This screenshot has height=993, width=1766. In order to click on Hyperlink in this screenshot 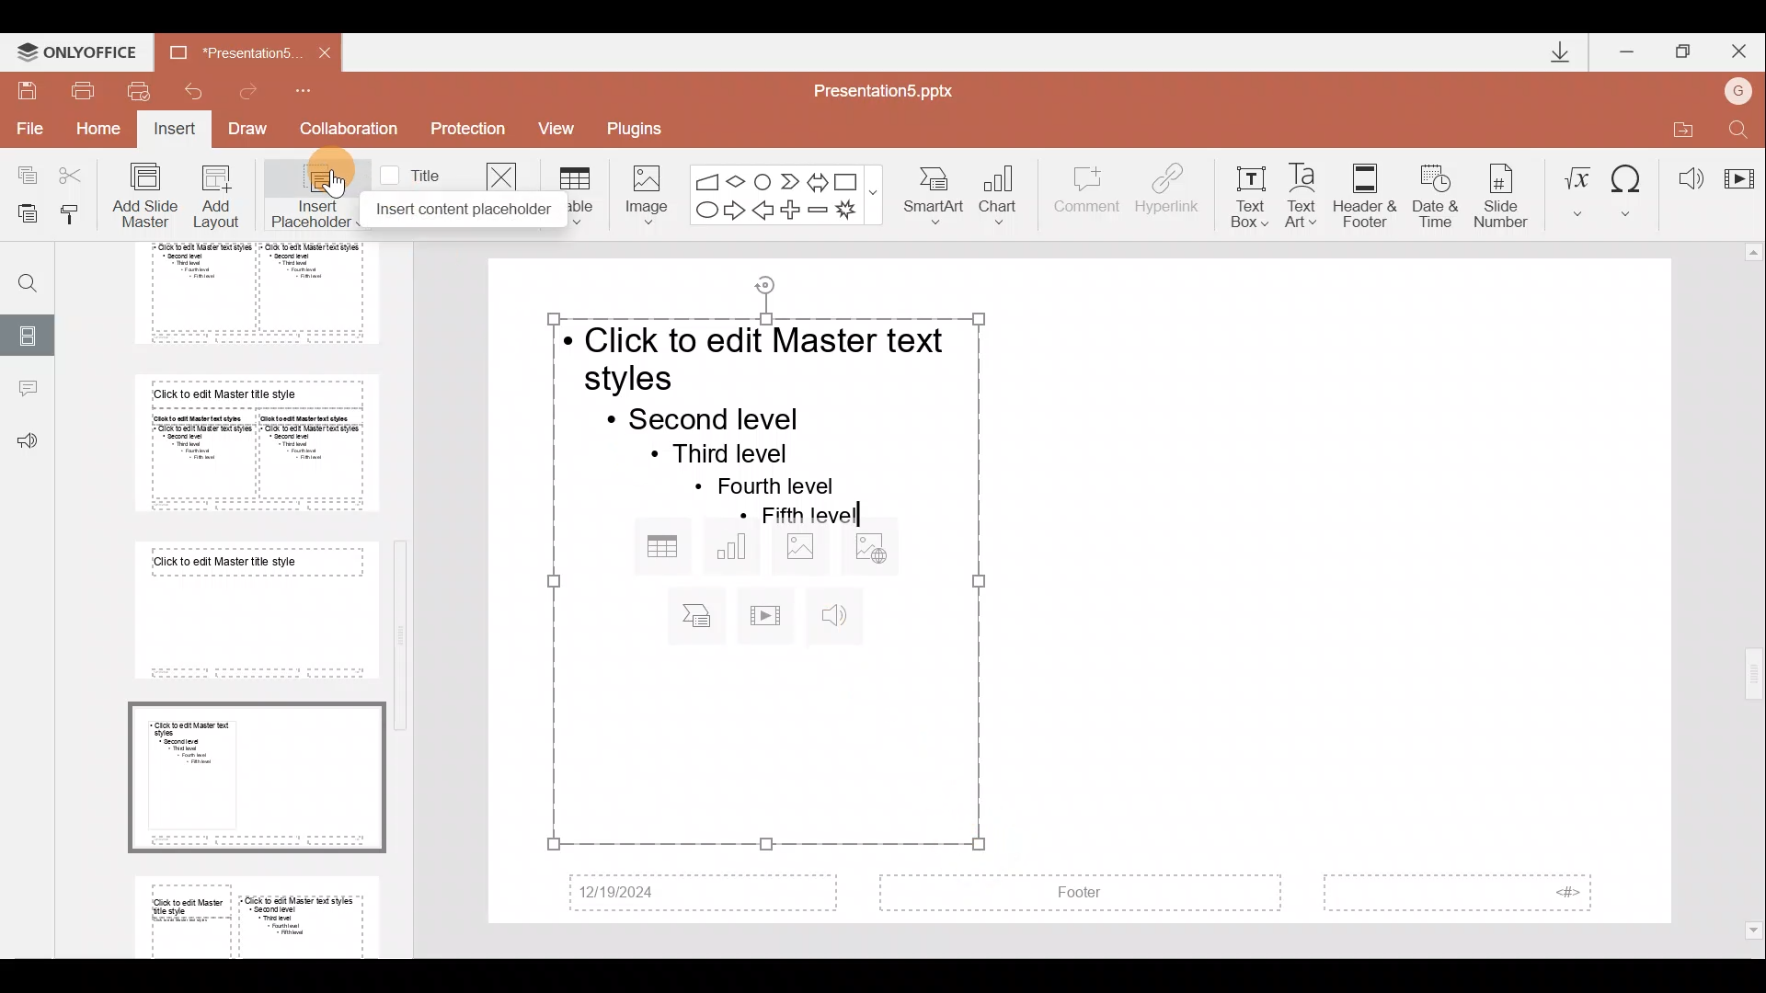, I will do `click(1169, 191)`.